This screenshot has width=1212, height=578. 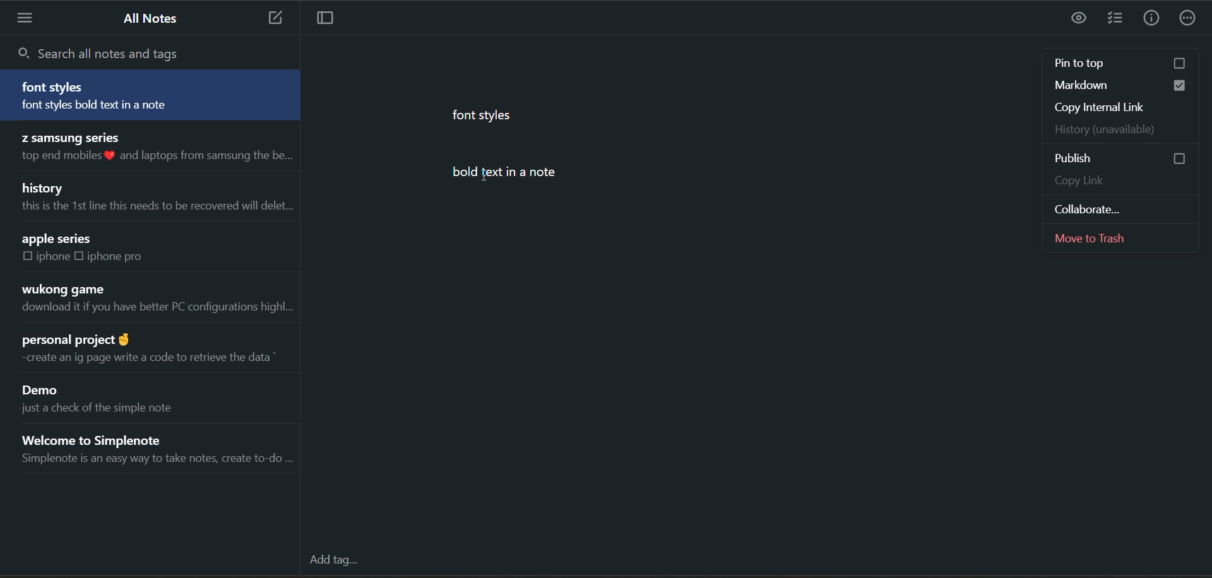 I want to click on Welcome to Simplenote, so click(x=110, y=437).